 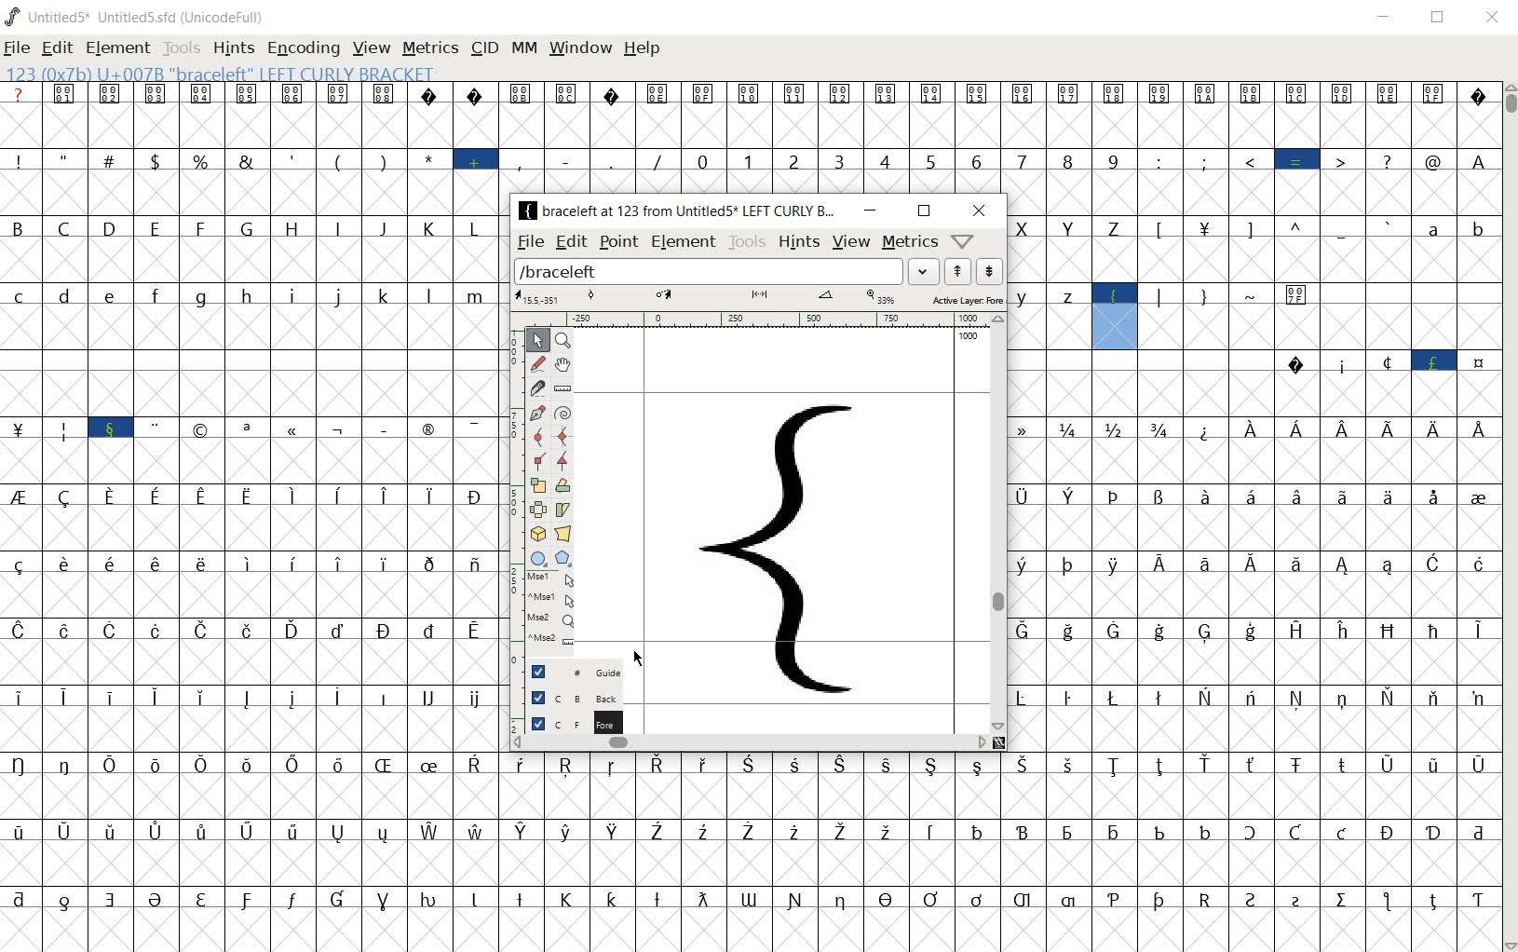 I want to click on rectangle or ellipse, so click(x=536, y=559).